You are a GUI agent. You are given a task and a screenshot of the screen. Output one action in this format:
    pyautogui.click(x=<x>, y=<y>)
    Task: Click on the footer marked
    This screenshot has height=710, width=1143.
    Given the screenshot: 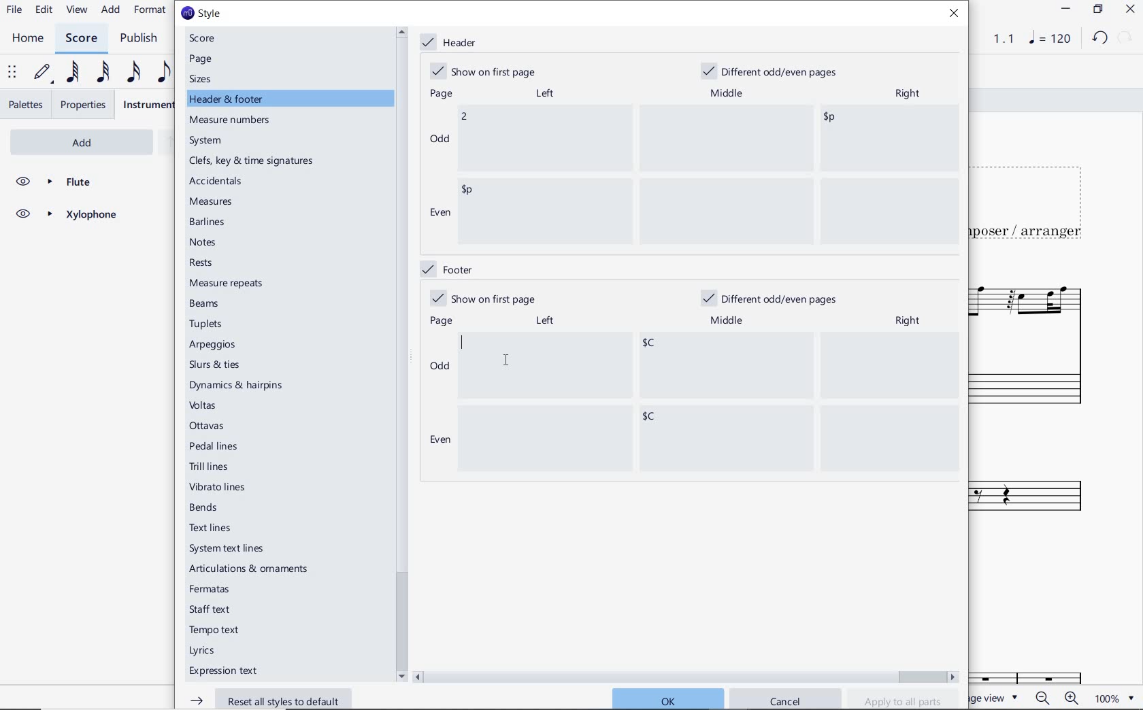 What is the action you would take?
    pyautogui.click(x=446, y=268)
    